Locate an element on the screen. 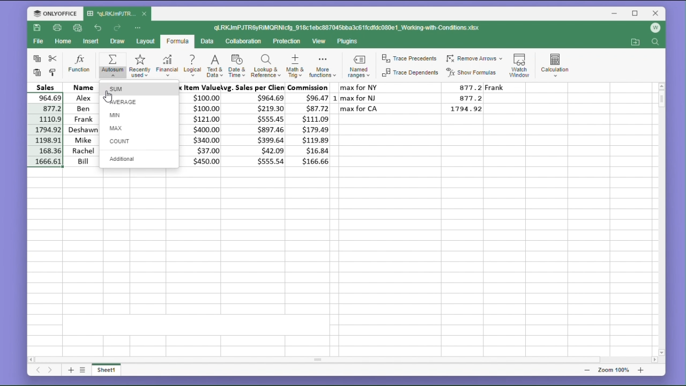 This screenshot has width=686, height=386. layout is located at coordinates (145, 42).